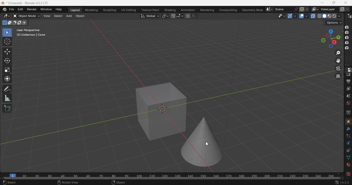  What do you see at coordinates (338, 53) in the screenshot?
I see `Zoon in or out in the view` at bounding box center [338, 53].